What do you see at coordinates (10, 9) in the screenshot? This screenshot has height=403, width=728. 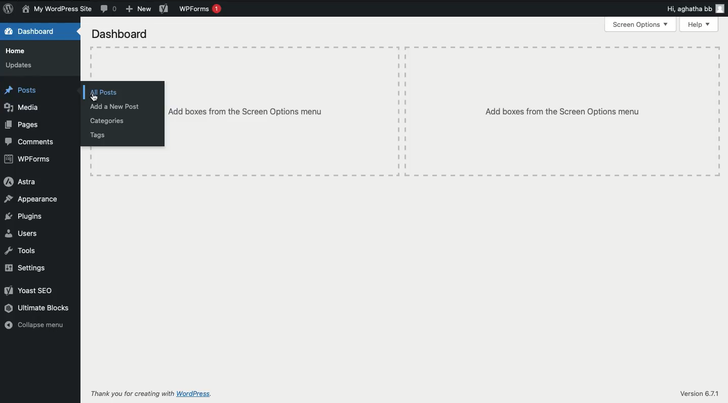 I see `Logo` at bounding box center [10, 9].